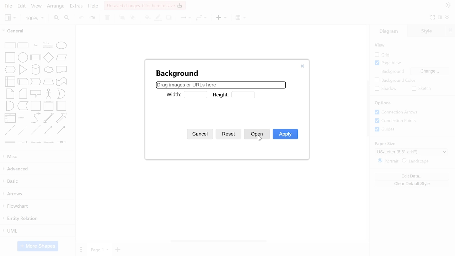  What do you see at coordinates (35, 118) in the screenshot?
I see `general shapes` at bounding box center [35, 118].